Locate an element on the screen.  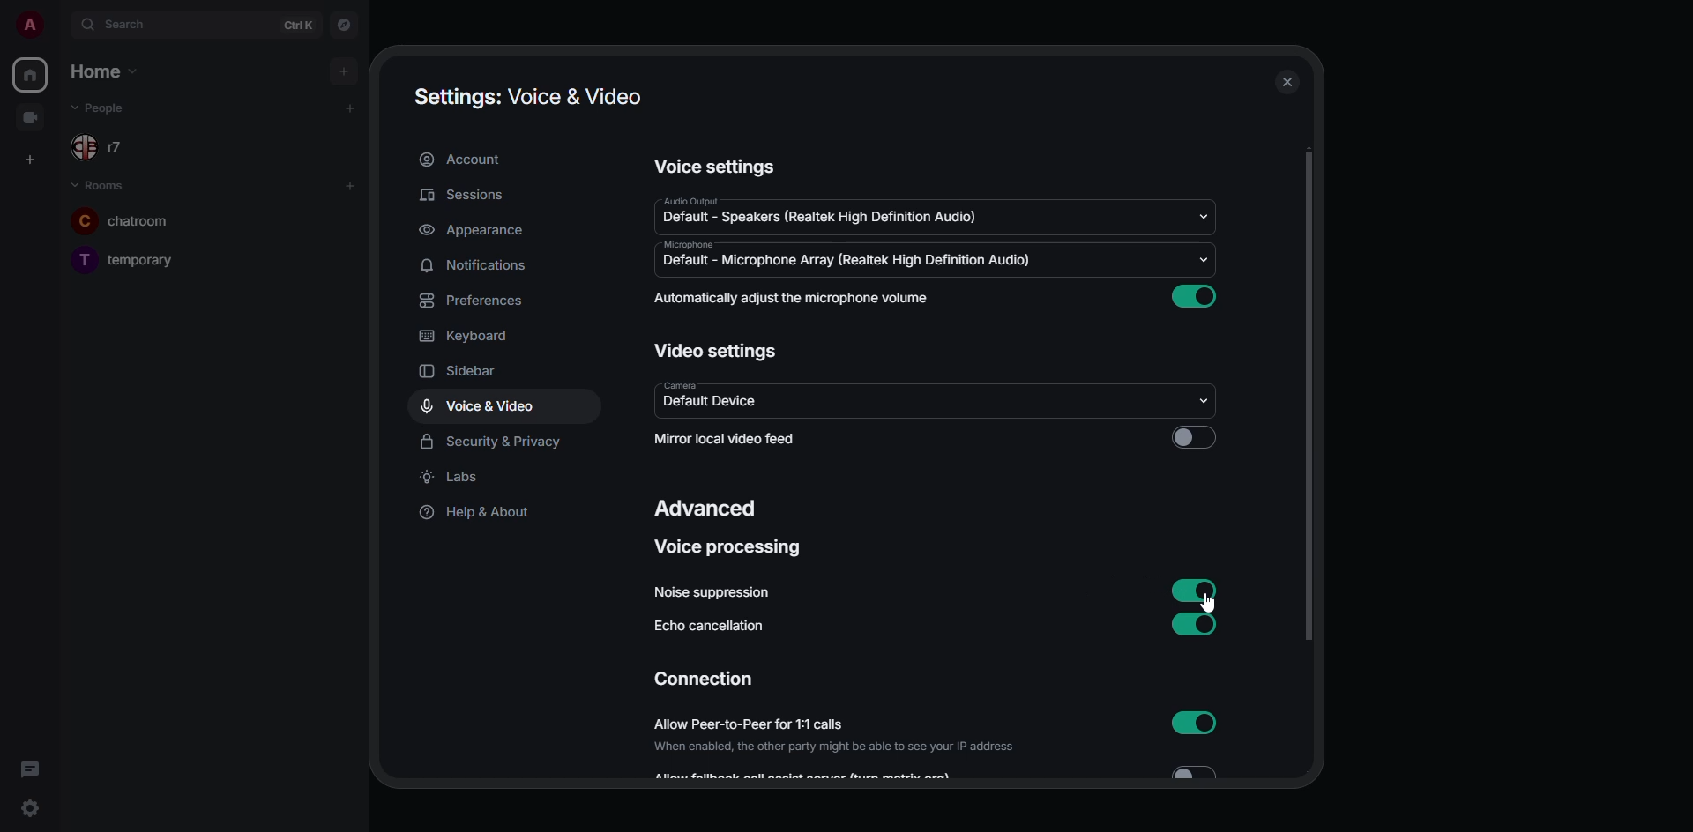
advanced is located at coordinates (702, 510).